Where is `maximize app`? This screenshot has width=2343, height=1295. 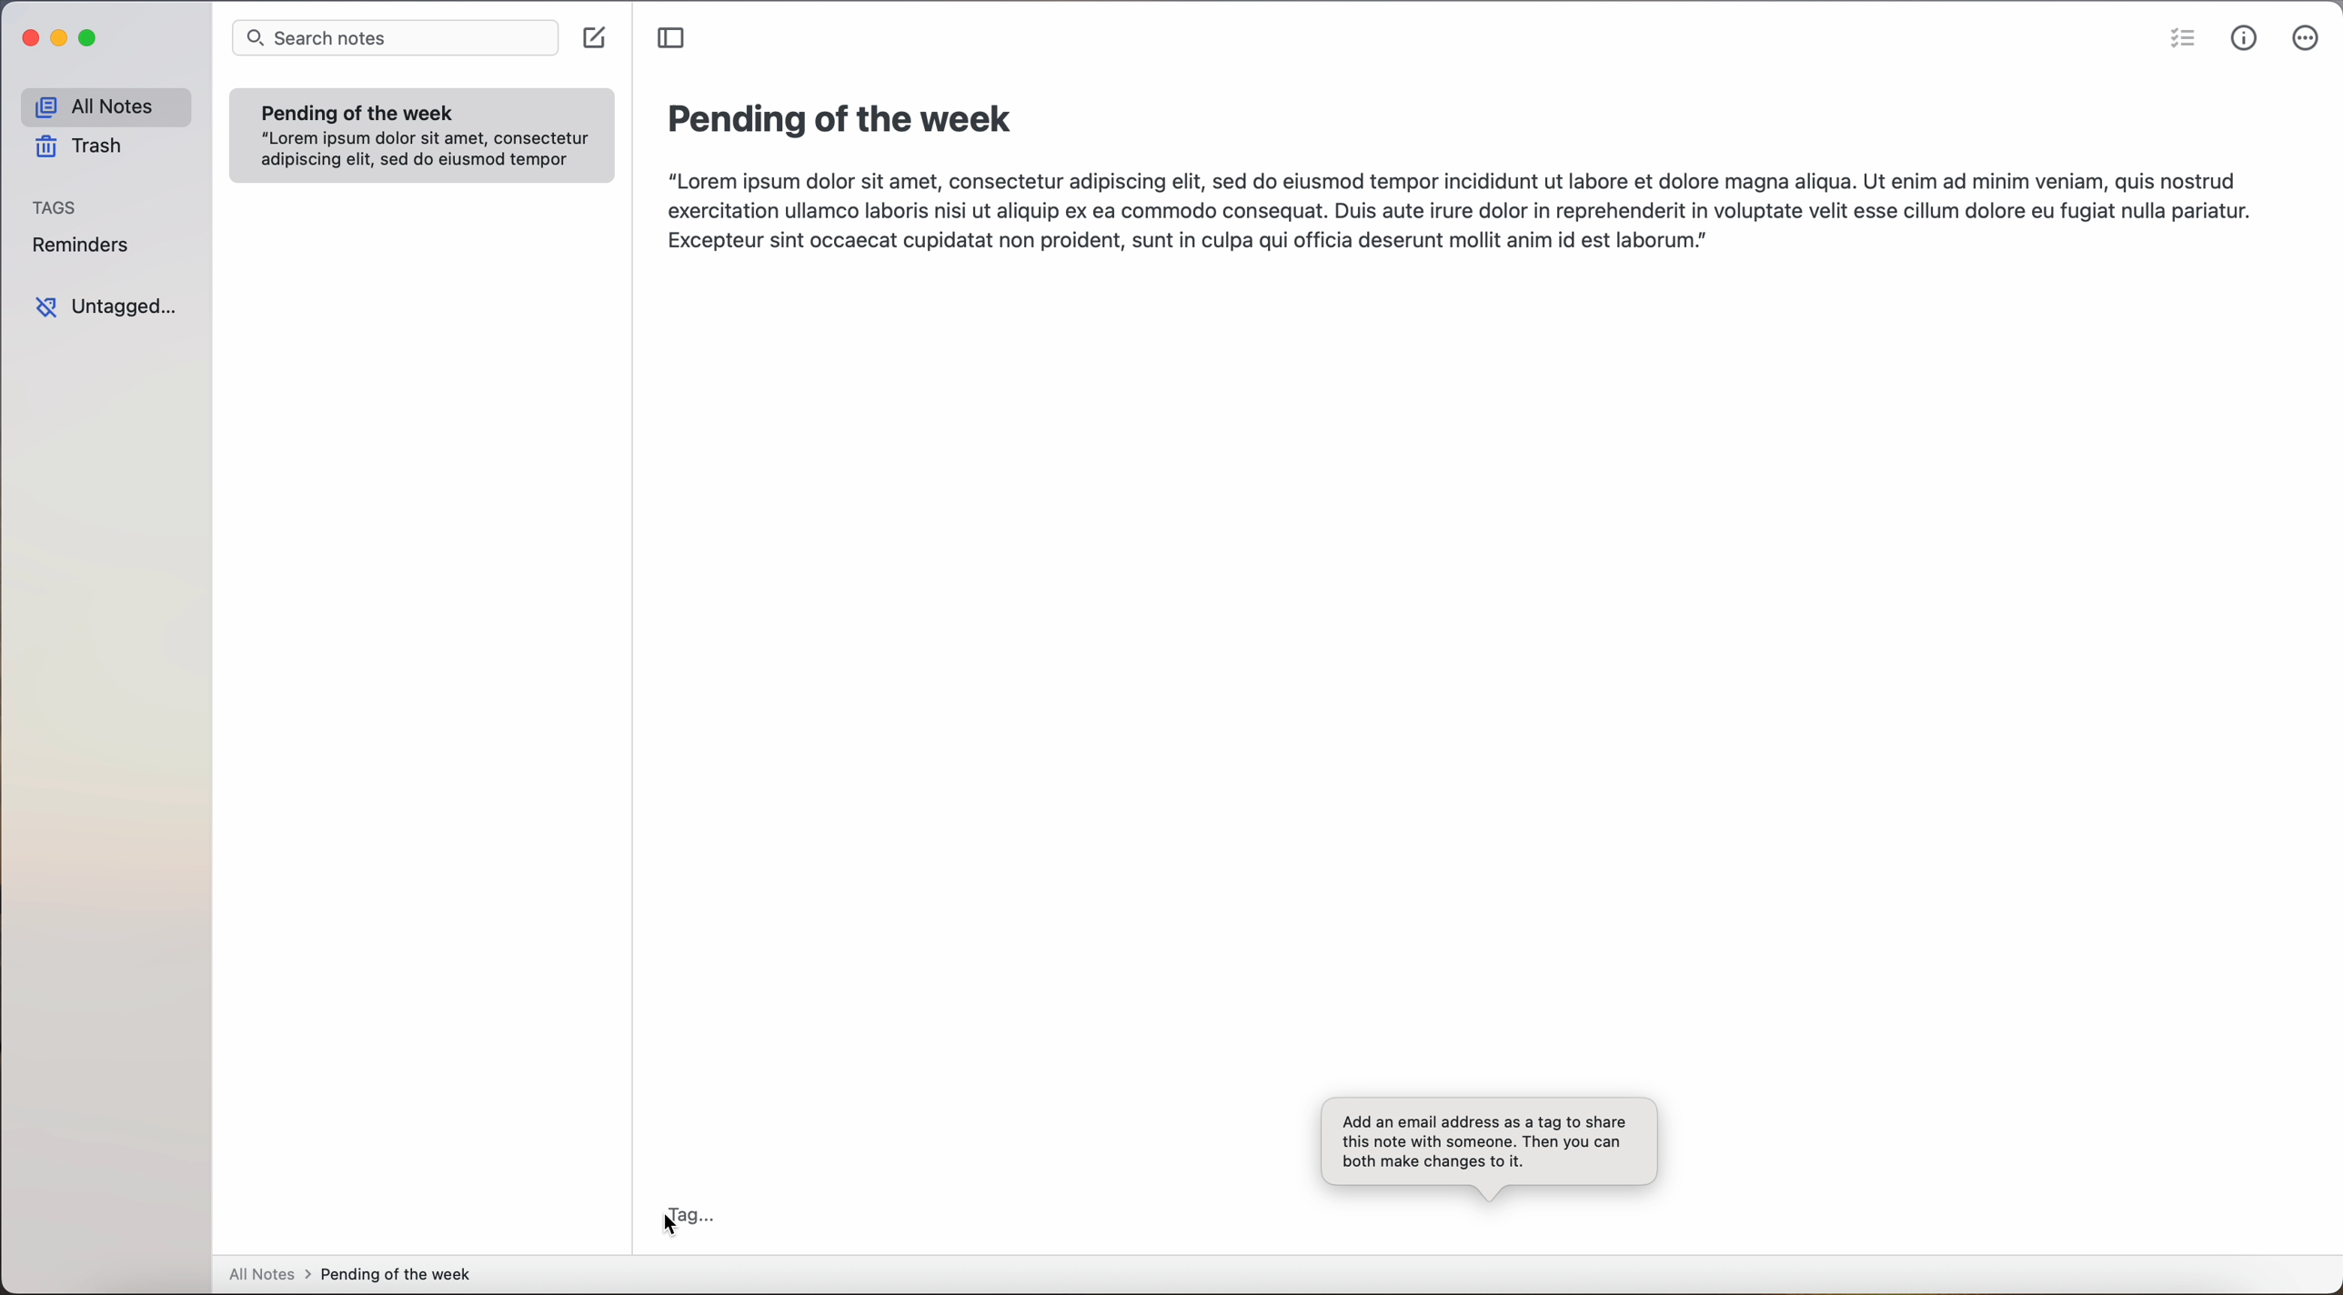
maximize app is located at coordinates (91, 38).